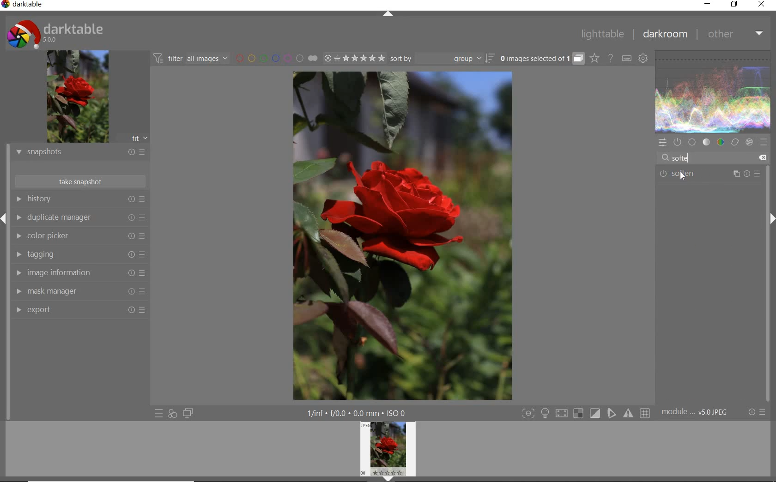 This screenshot has height=482, width=776. Describe the element at coordinates (402, 235) in the screenshot. I see `selected image` at that location.